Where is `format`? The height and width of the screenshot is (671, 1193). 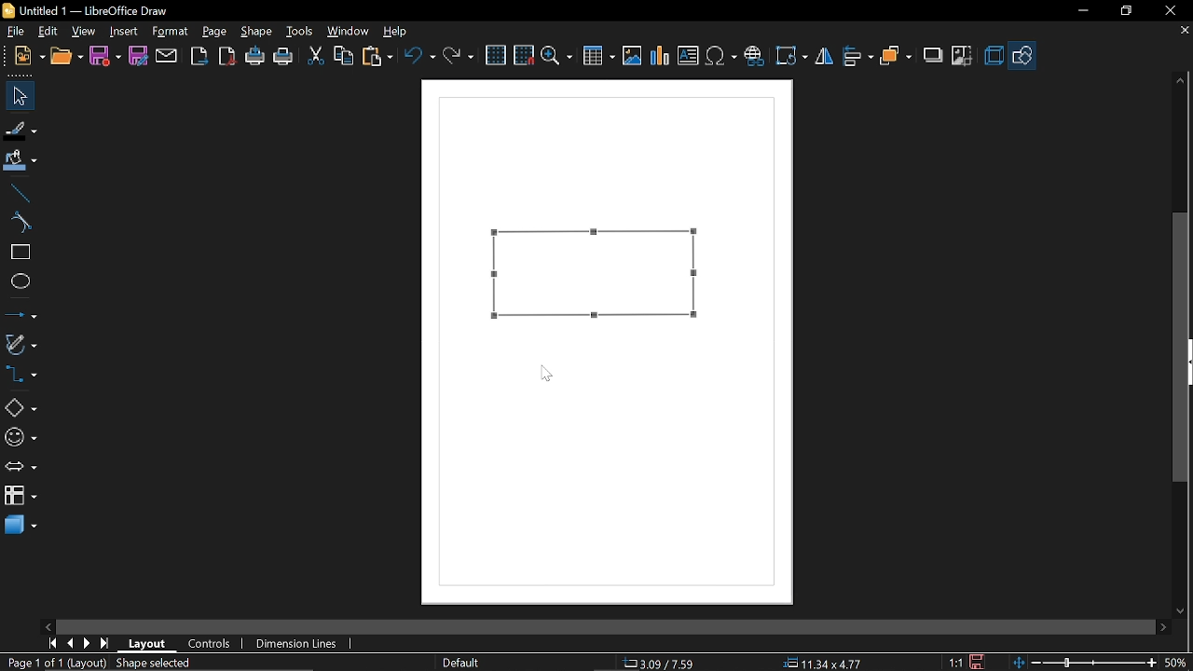
format is located at coordinates (173, 32).